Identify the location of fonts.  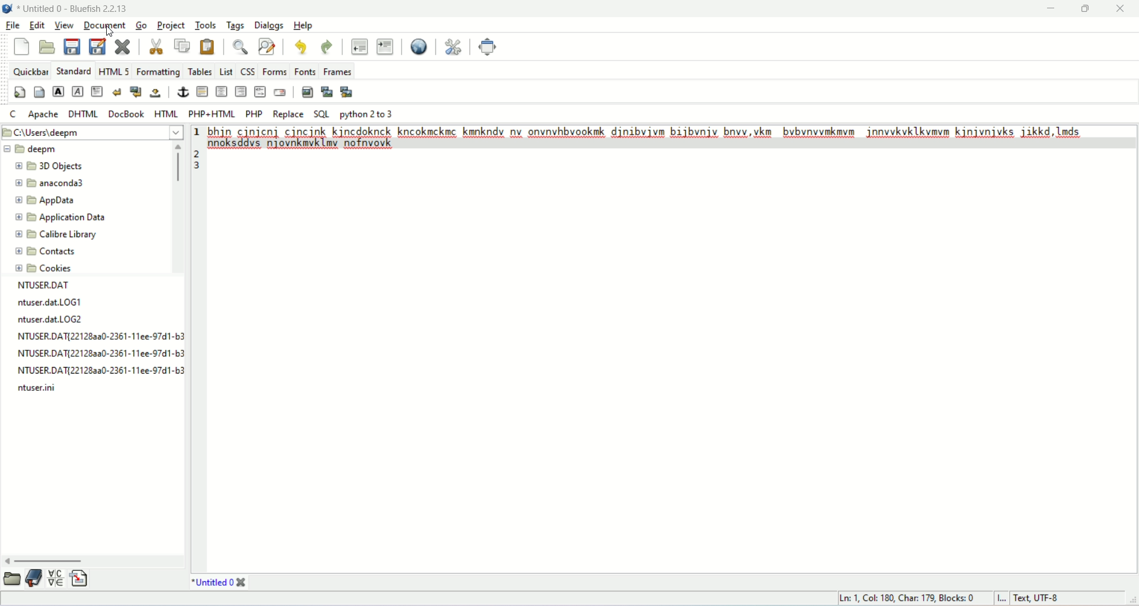
(304, 72).